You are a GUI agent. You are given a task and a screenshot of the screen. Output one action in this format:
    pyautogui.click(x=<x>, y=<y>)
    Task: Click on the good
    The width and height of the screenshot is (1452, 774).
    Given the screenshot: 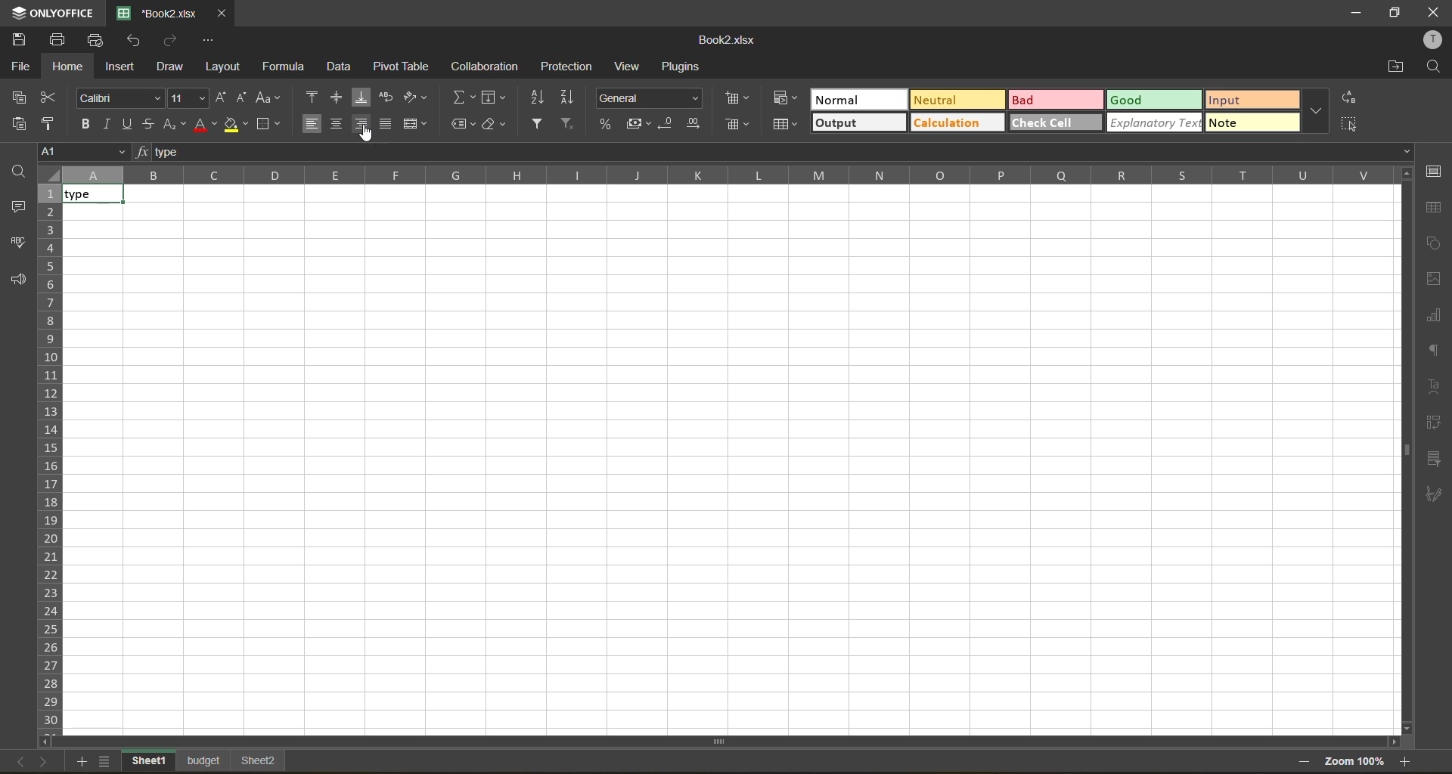 What is the action you would take?
    pyautogui.click(x=1155, y=101)
    